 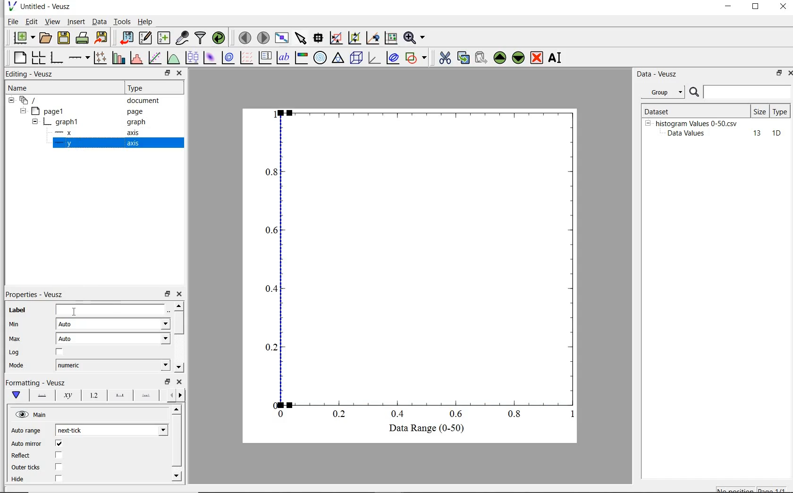 I want to click on 3d graph, so click(x=374, y=58).